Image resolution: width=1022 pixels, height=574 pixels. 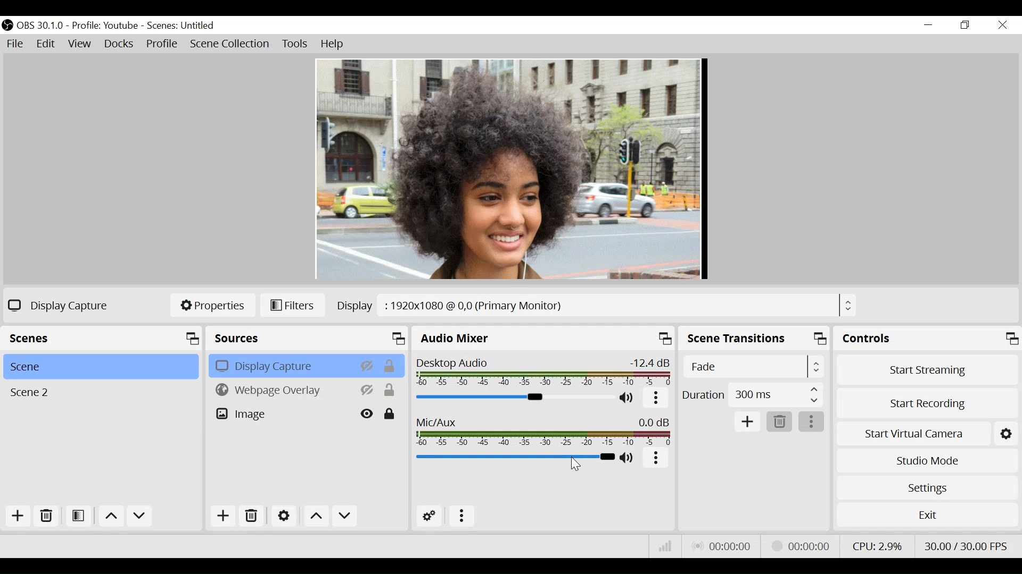 I want to click on Scene, so click(x=98, y=367).